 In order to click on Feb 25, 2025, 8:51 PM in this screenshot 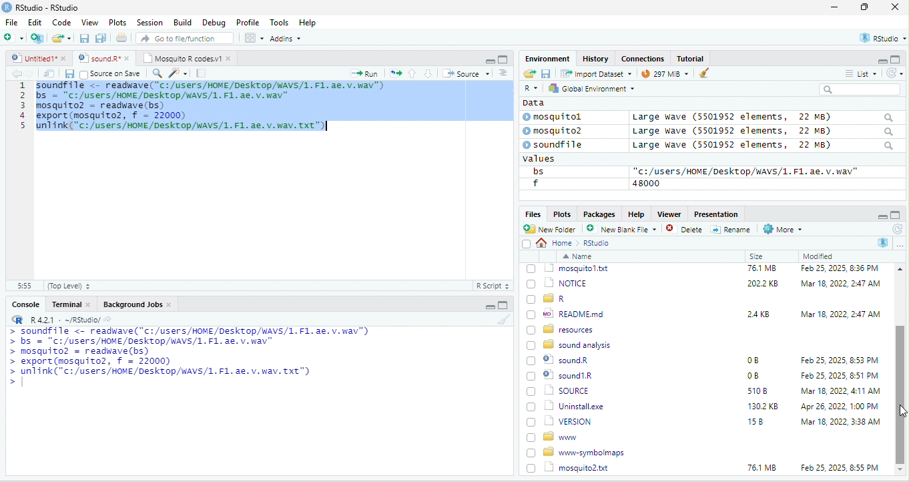, I will do `click(840, 440)`.